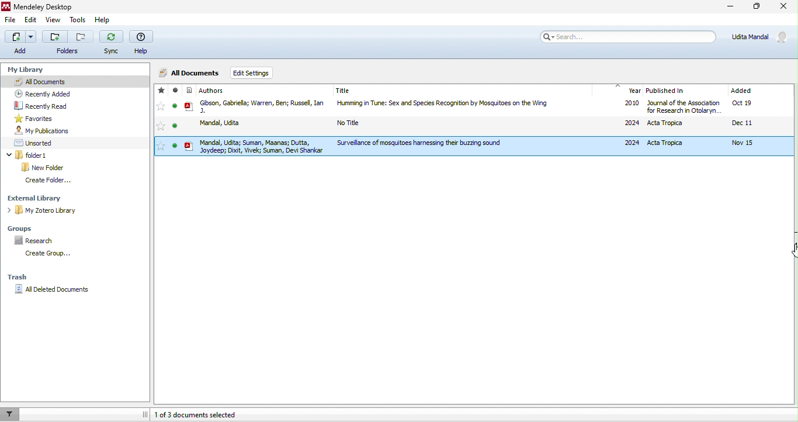 The width and height of the screenshot is (798, 422). Describe the element at coordinates (190, 72) in the screenshot. I see `all documents` at that location.